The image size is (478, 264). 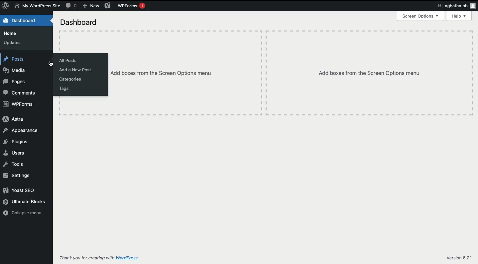 What do you see at coordinates (15, 164) in the screenshot?
I see `Tools` at bounding box center [15, 164].